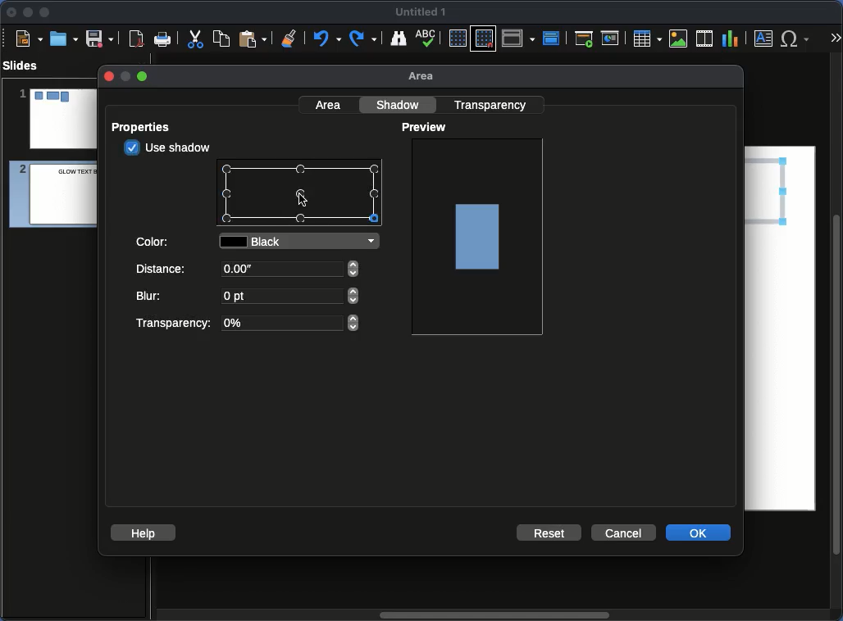  What do you see at coordinates (364, 39) in the screenshot?
I see `Redo` at bounding box center [364, 39].